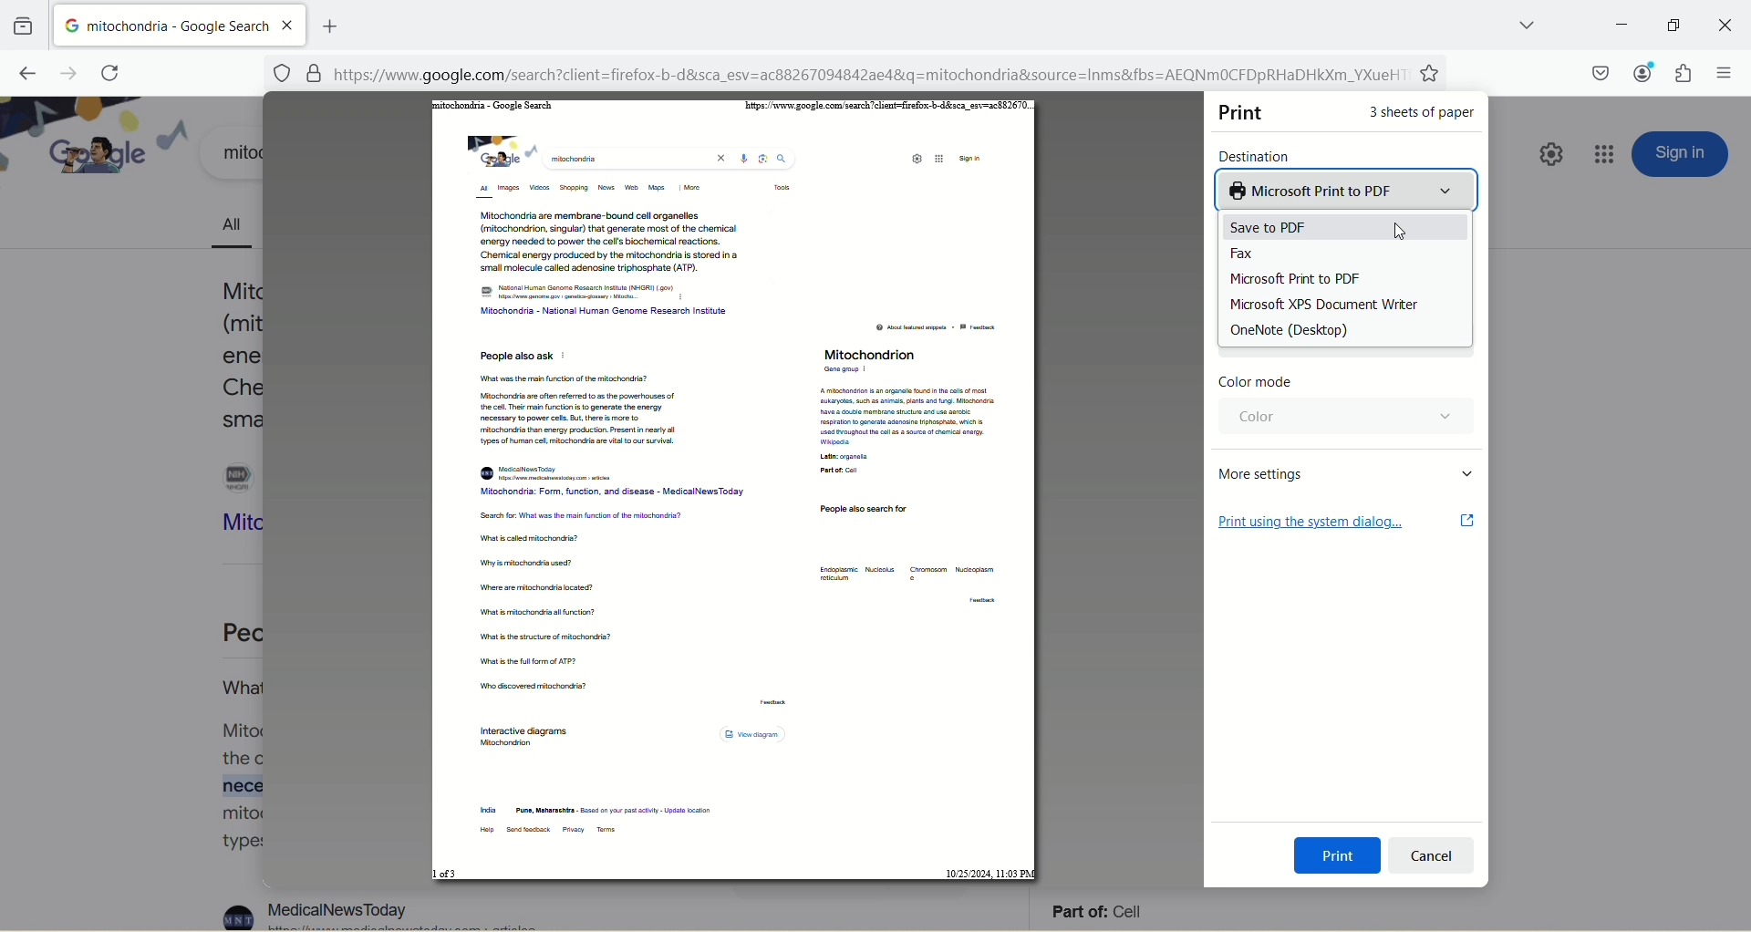  I want to click on cancel, so click(1431, 857).